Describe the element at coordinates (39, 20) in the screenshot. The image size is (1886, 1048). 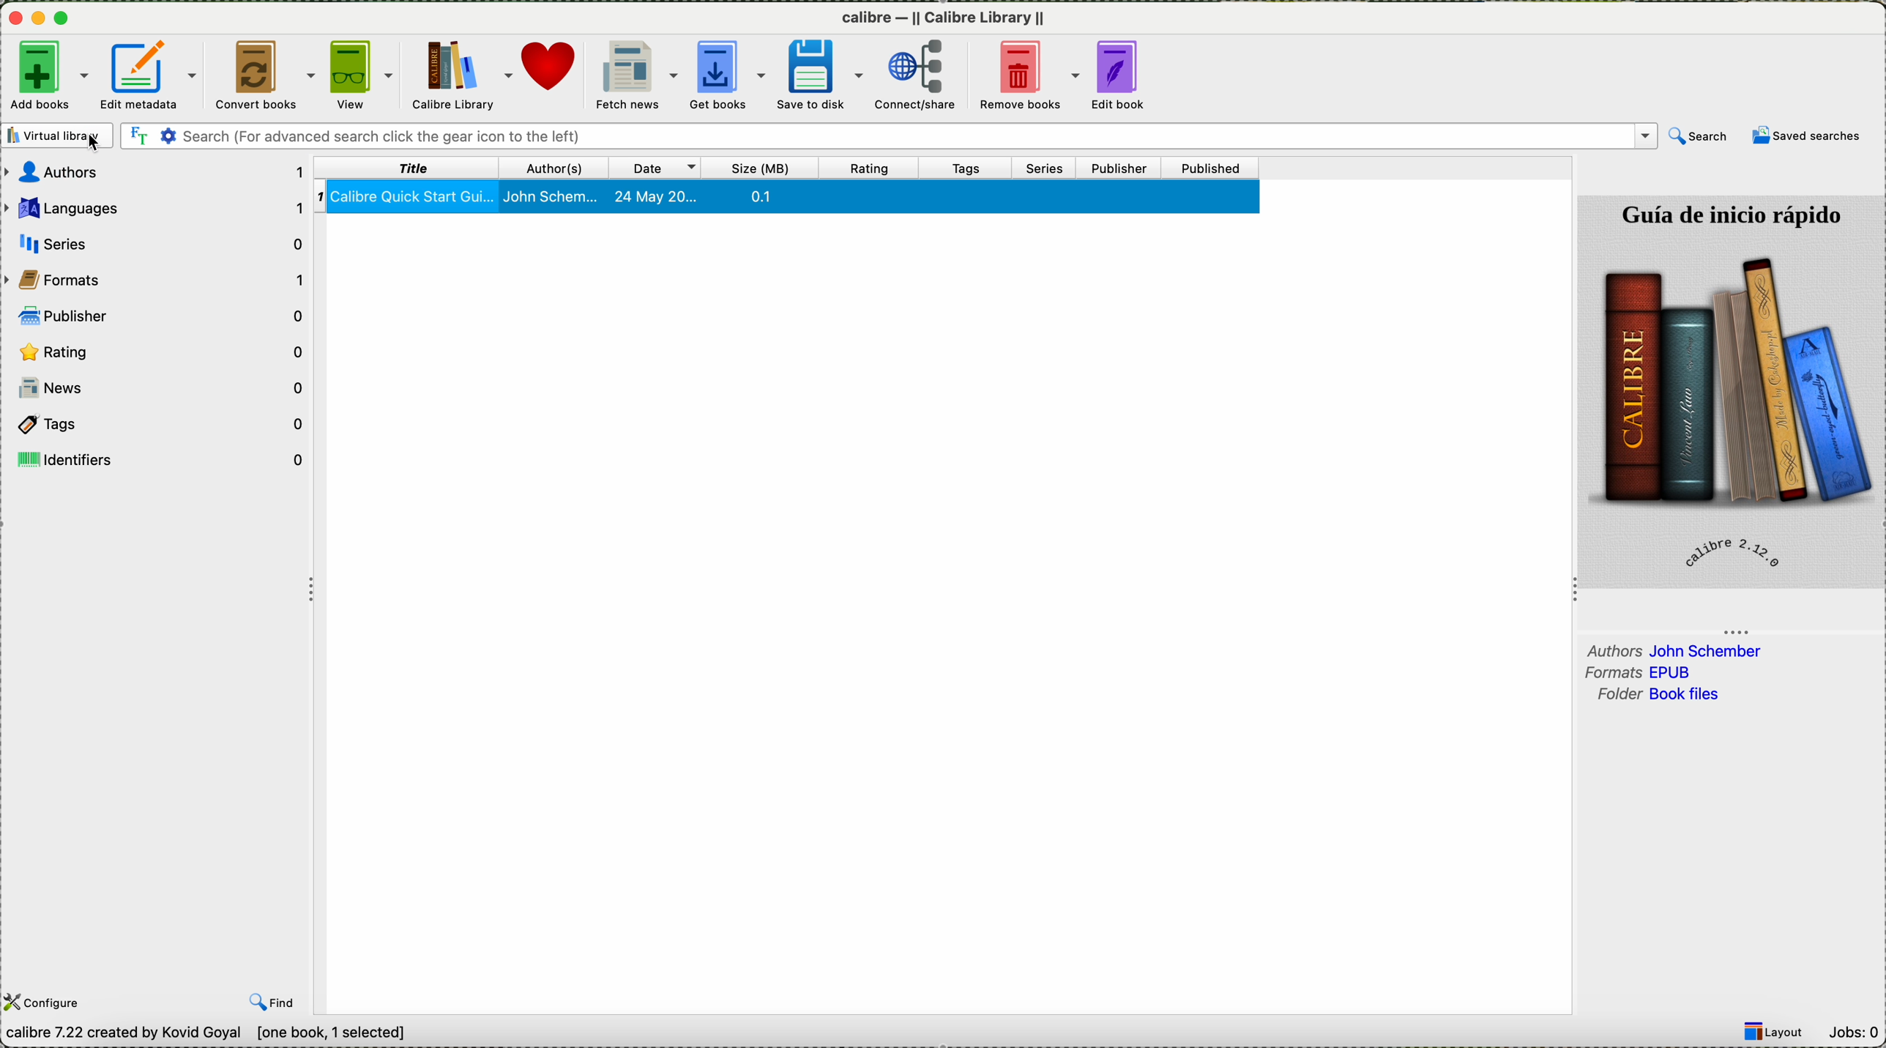
I see `minimize` at that location.